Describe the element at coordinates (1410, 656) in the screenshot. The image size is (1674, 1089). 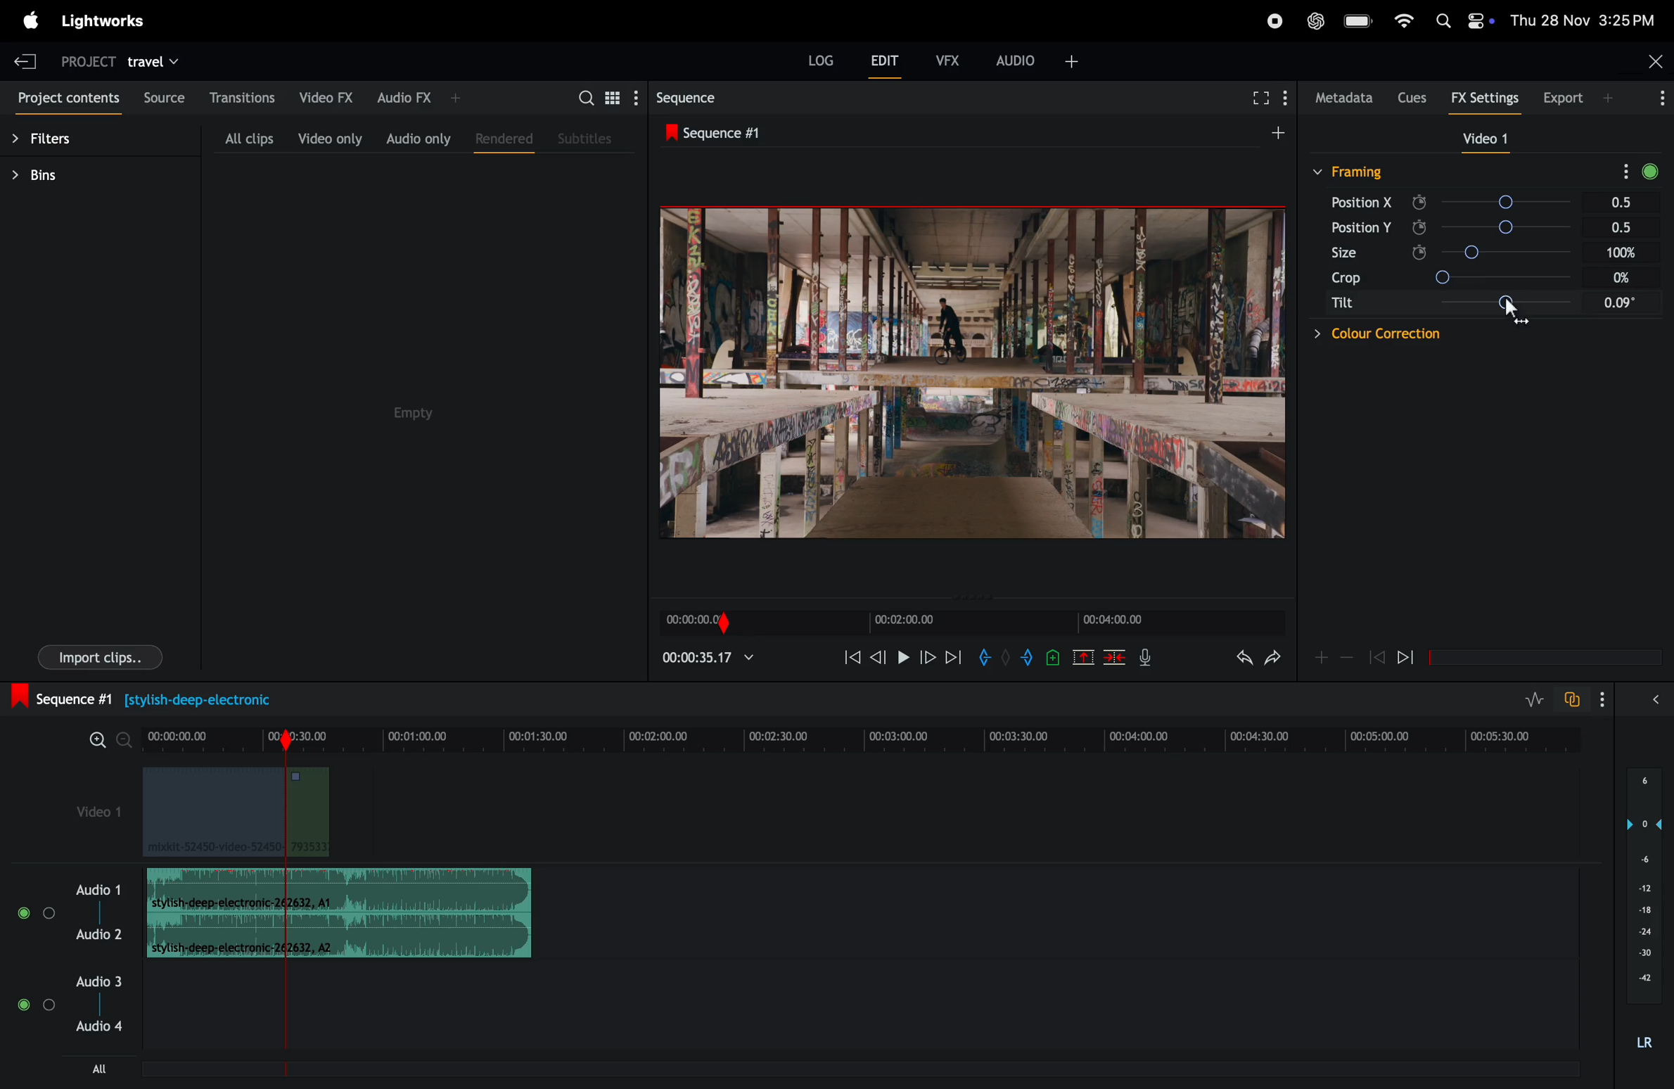
I see `jump to next keyframe` at that location.